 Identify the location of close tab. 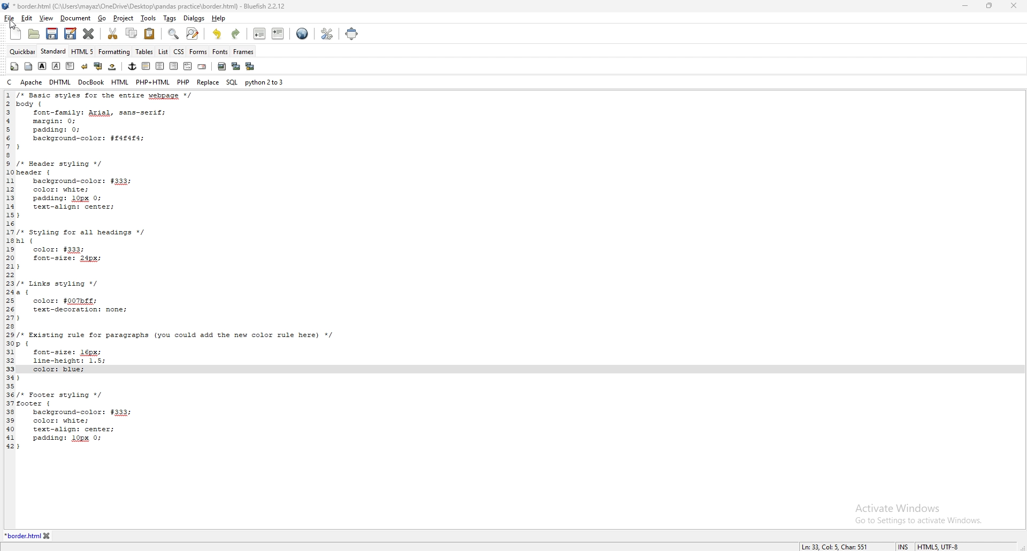
(47, 535).